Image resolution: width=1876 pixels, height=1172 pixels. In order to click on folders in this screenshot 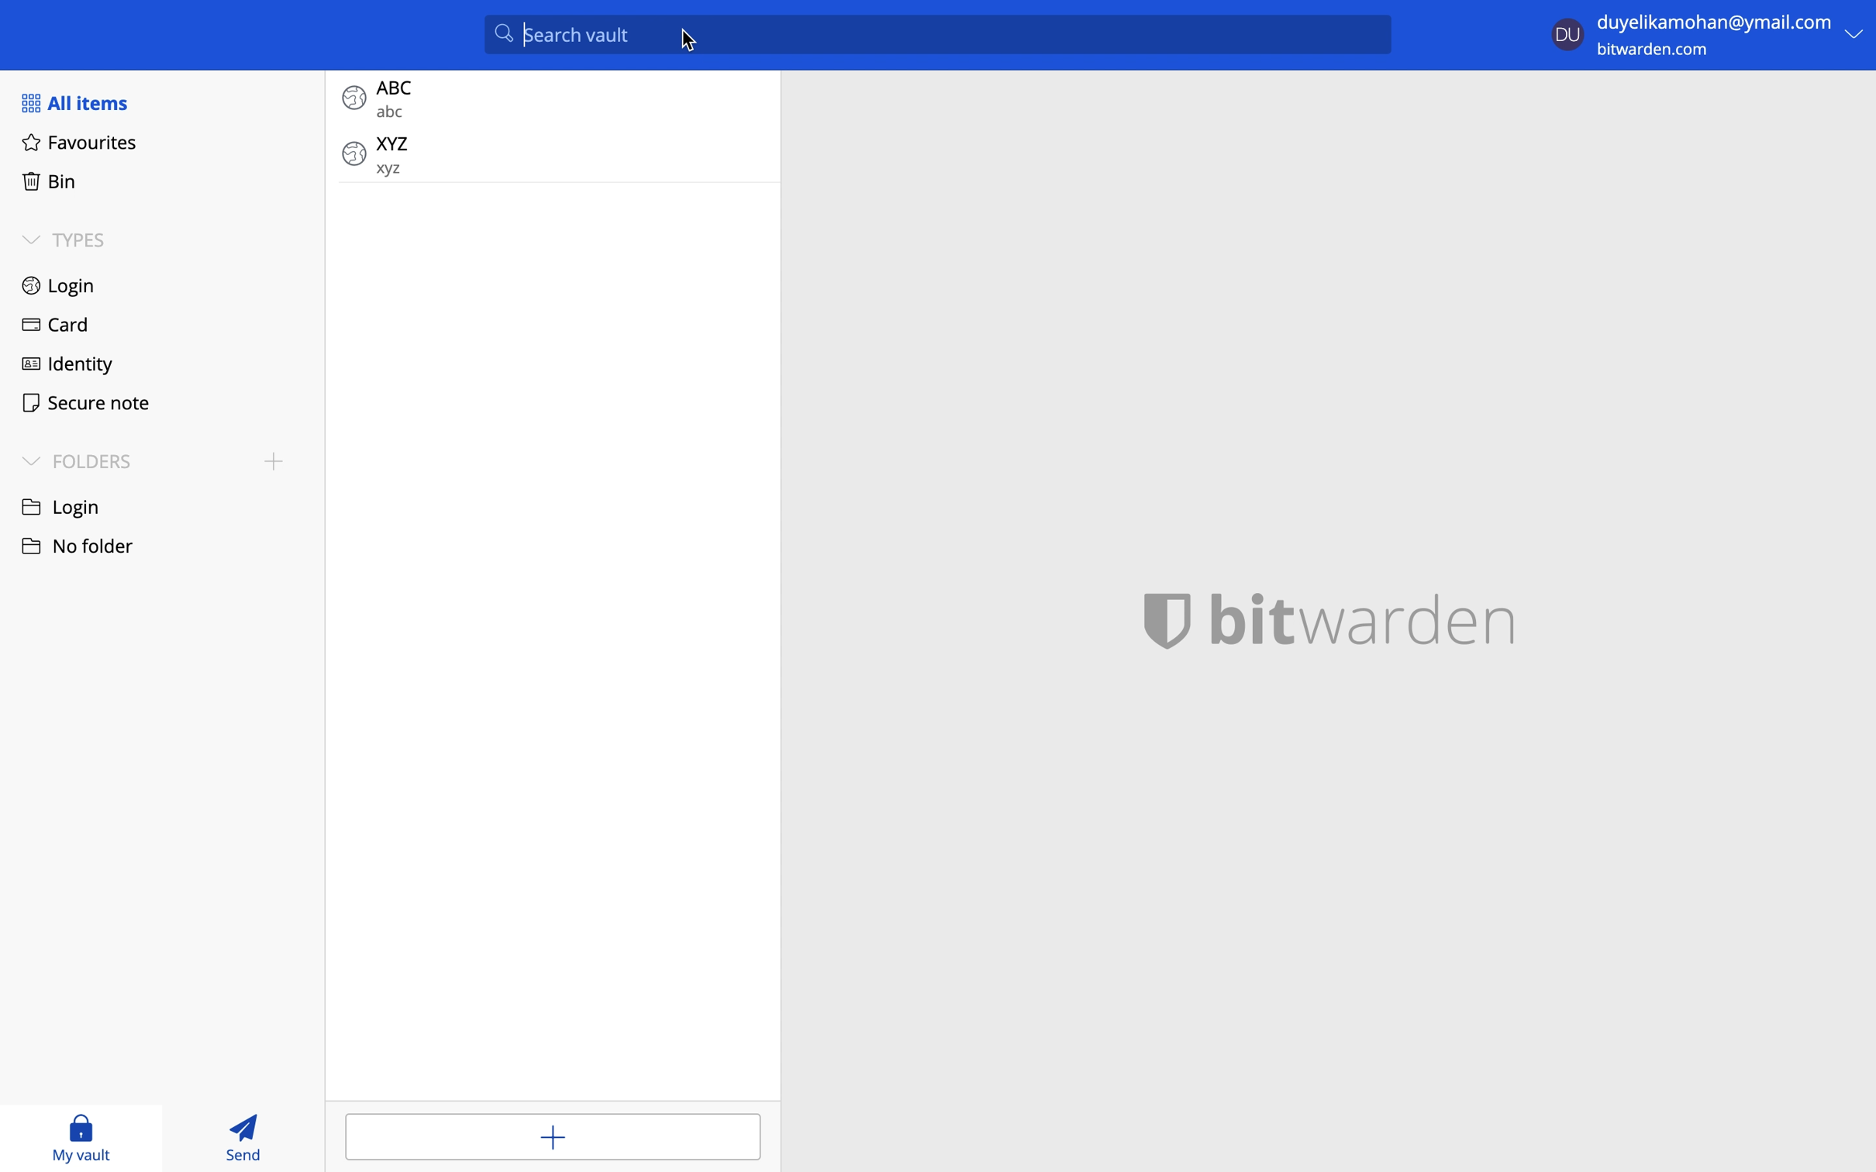, I will do `click(78, 460)`.